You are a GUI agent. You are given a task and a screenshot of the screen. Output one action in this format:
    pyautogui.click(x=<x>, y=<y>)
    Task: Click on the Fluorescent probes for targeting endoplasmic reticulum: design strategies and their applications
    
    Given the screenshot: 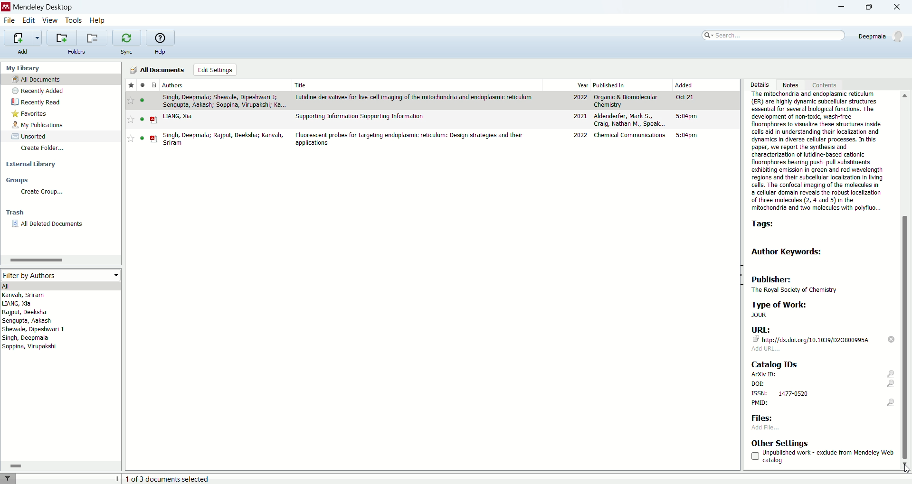 What is the action you would take?
    pyautogui.click(x=408, y=139)
    